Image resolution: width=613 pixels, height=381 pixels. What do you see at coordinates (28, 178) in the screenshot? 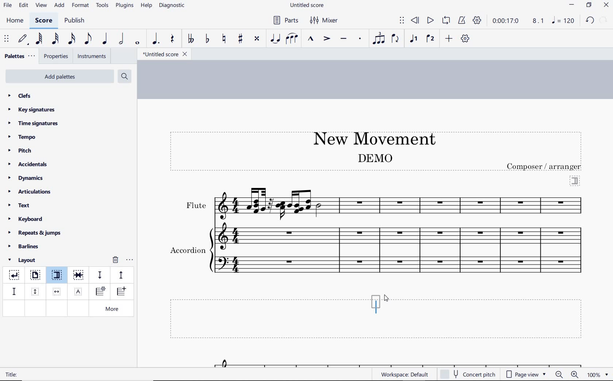
I see `dynamics` at bounding box center [28, 178].